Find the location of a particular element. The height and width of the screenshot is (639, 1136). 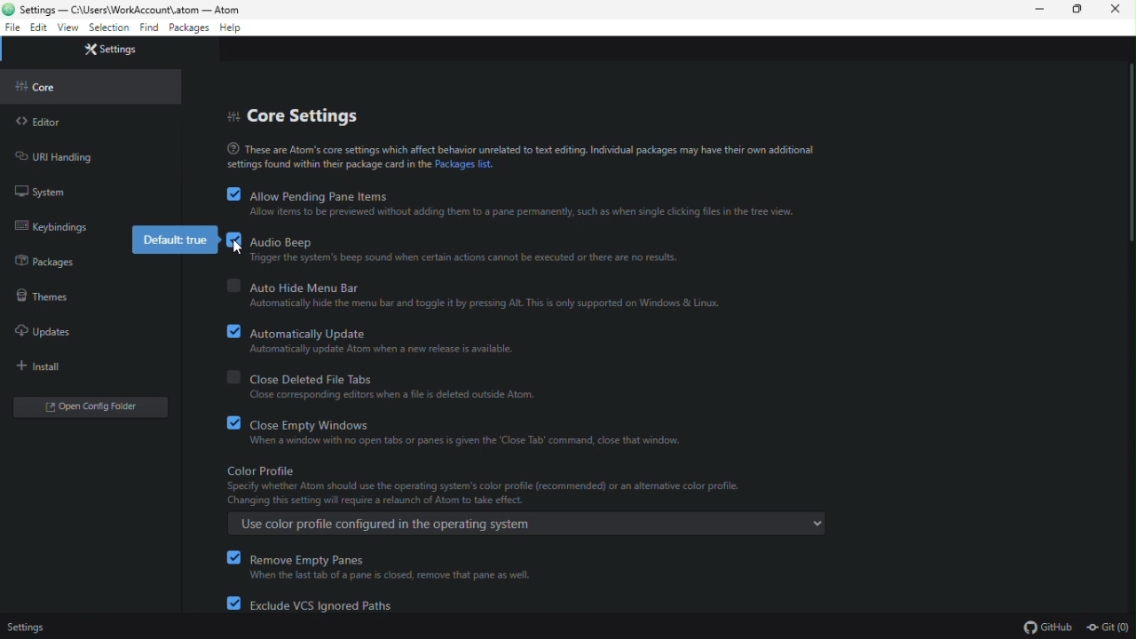

packages is located at coordinates (45, 262).